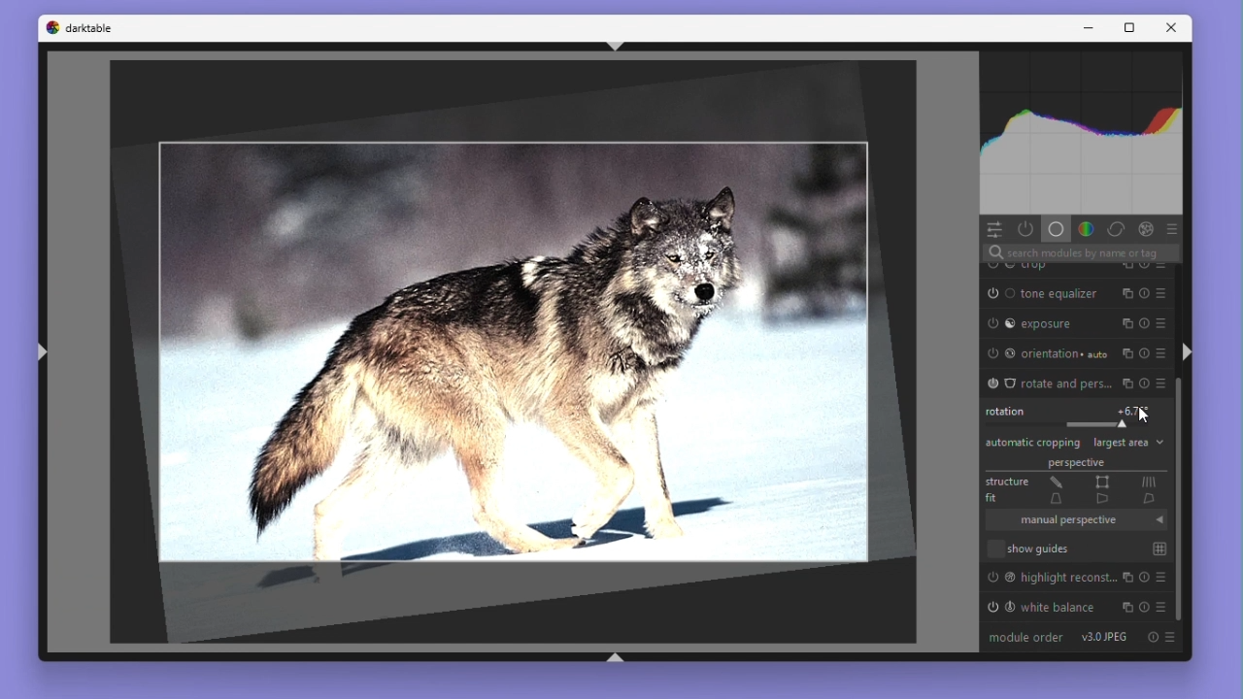  I want to click on , so click(1155, 640).